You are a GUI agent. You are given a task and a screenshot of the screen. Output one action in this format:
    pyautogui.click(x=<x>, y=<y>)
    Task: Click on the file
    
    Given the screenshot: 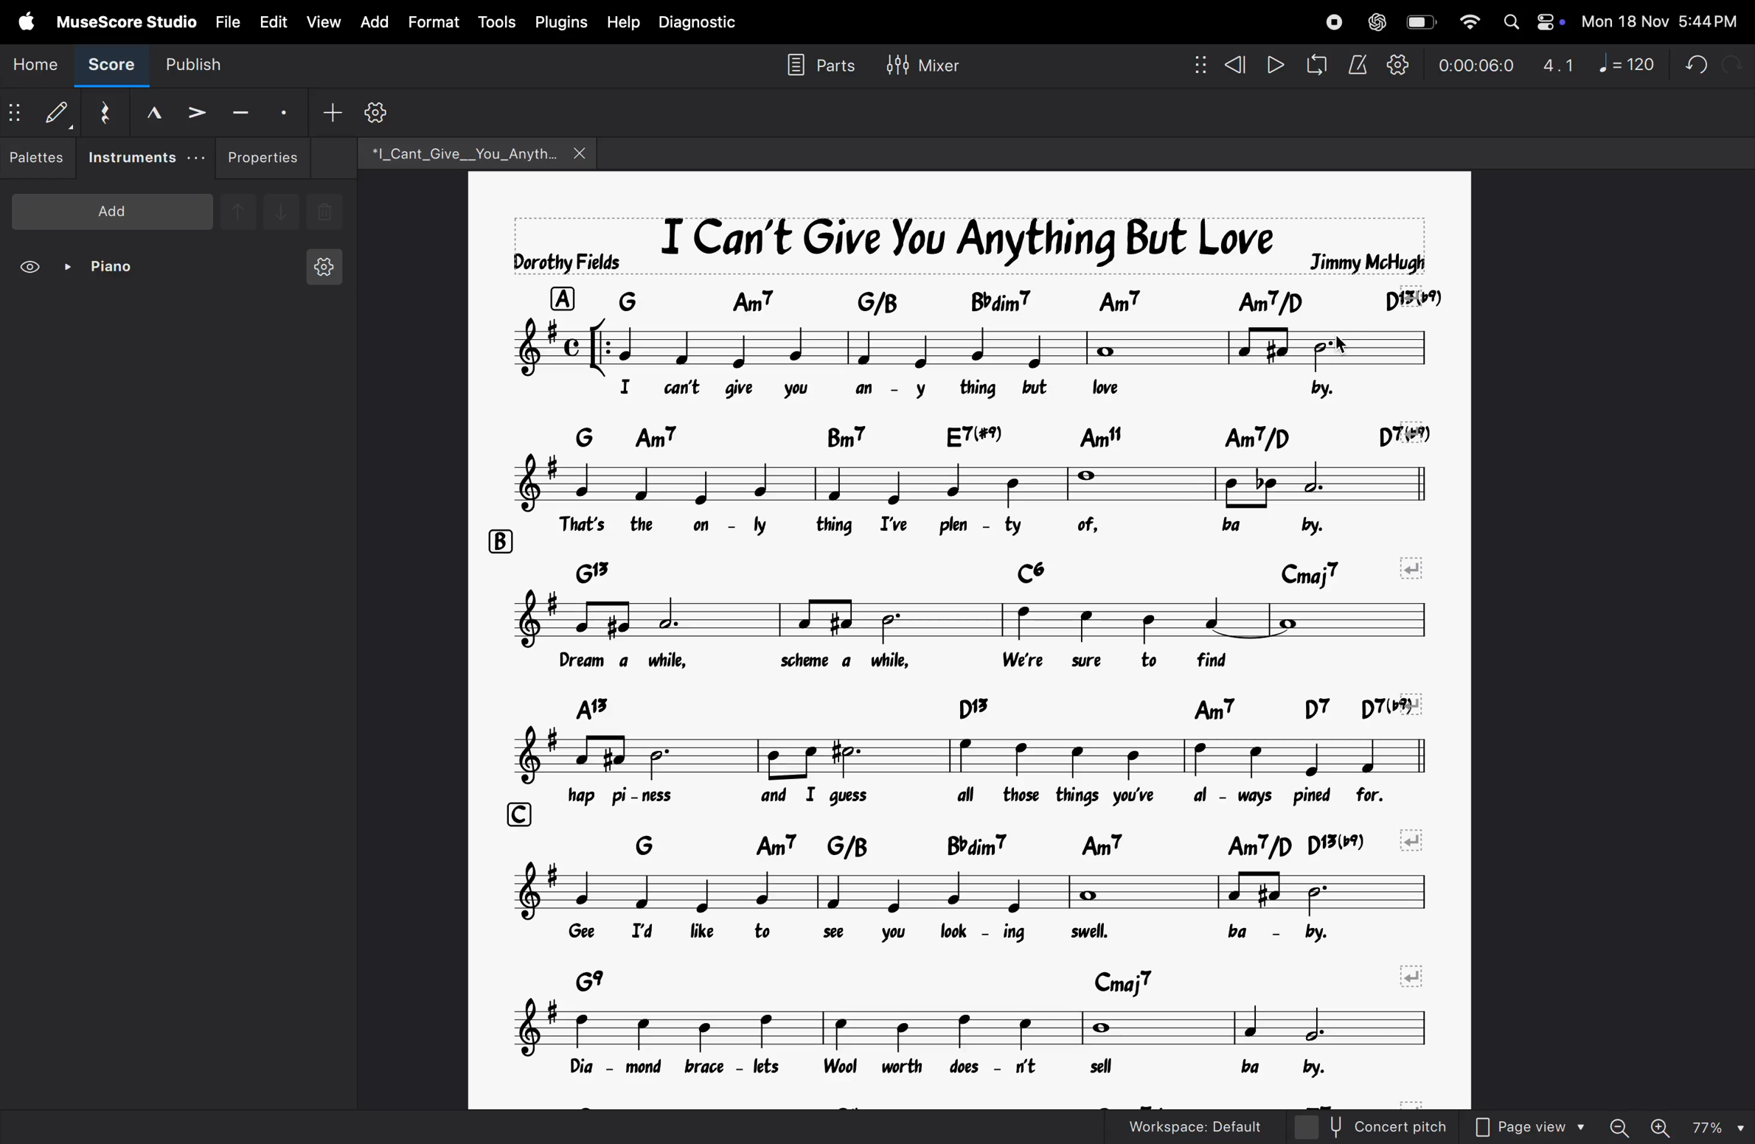 What is the action you would take?
    pyautogui.click(x=227, y=23)
    